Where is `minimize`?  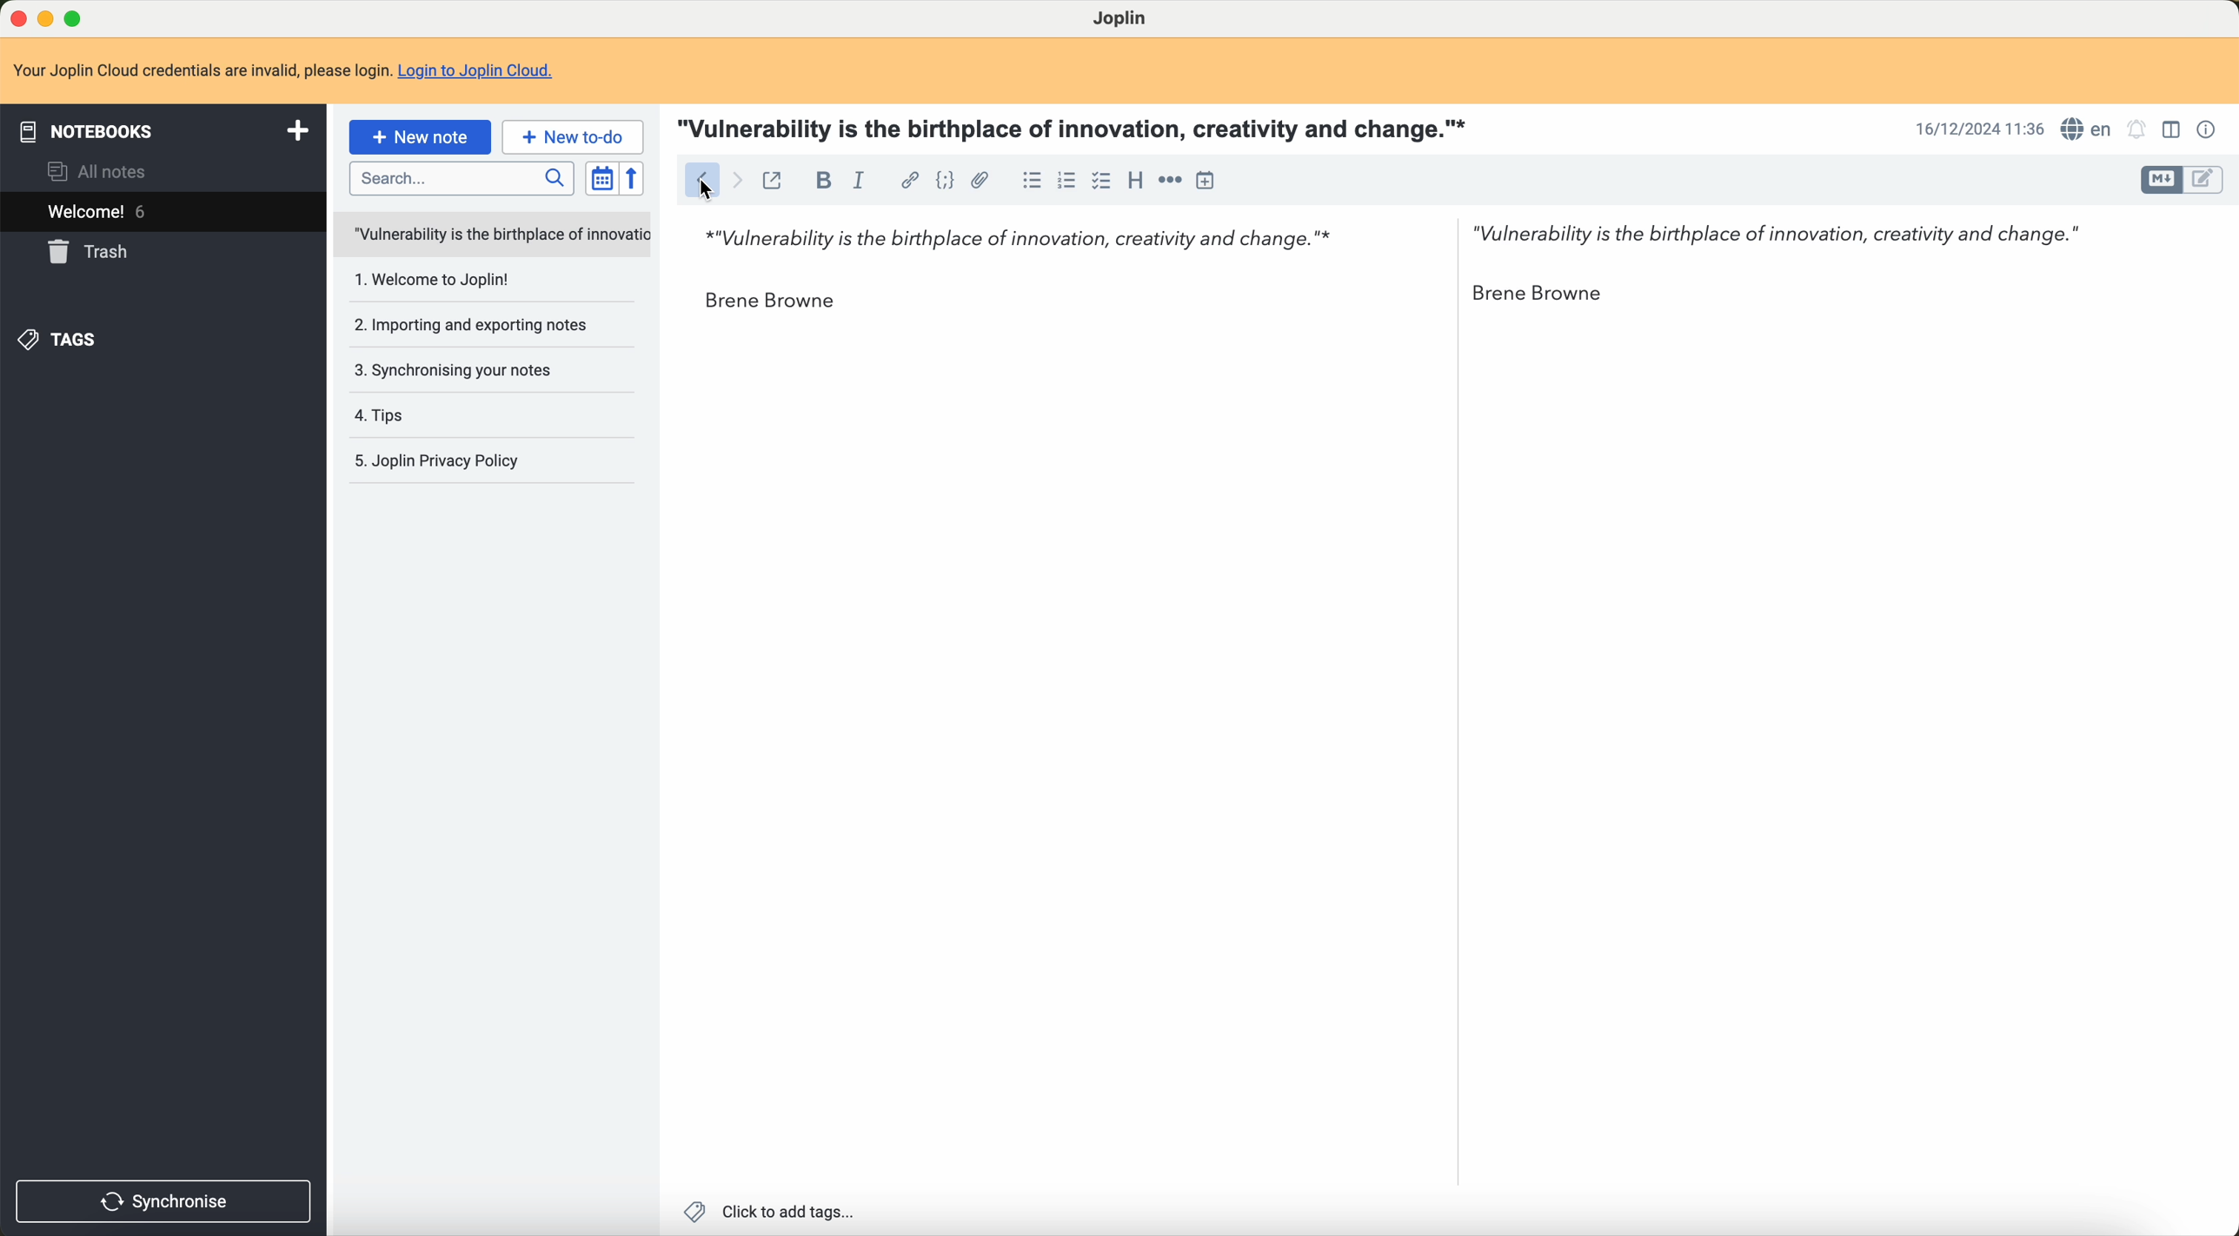
minimize is located at coordinates (49, 17).